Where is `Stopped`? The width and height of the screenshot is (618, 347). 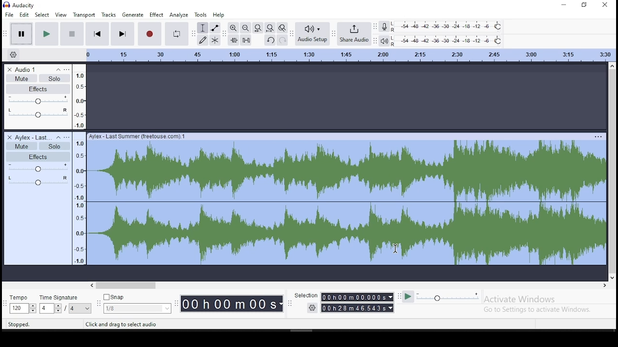
Stopped is located at coordinates (19, 325).